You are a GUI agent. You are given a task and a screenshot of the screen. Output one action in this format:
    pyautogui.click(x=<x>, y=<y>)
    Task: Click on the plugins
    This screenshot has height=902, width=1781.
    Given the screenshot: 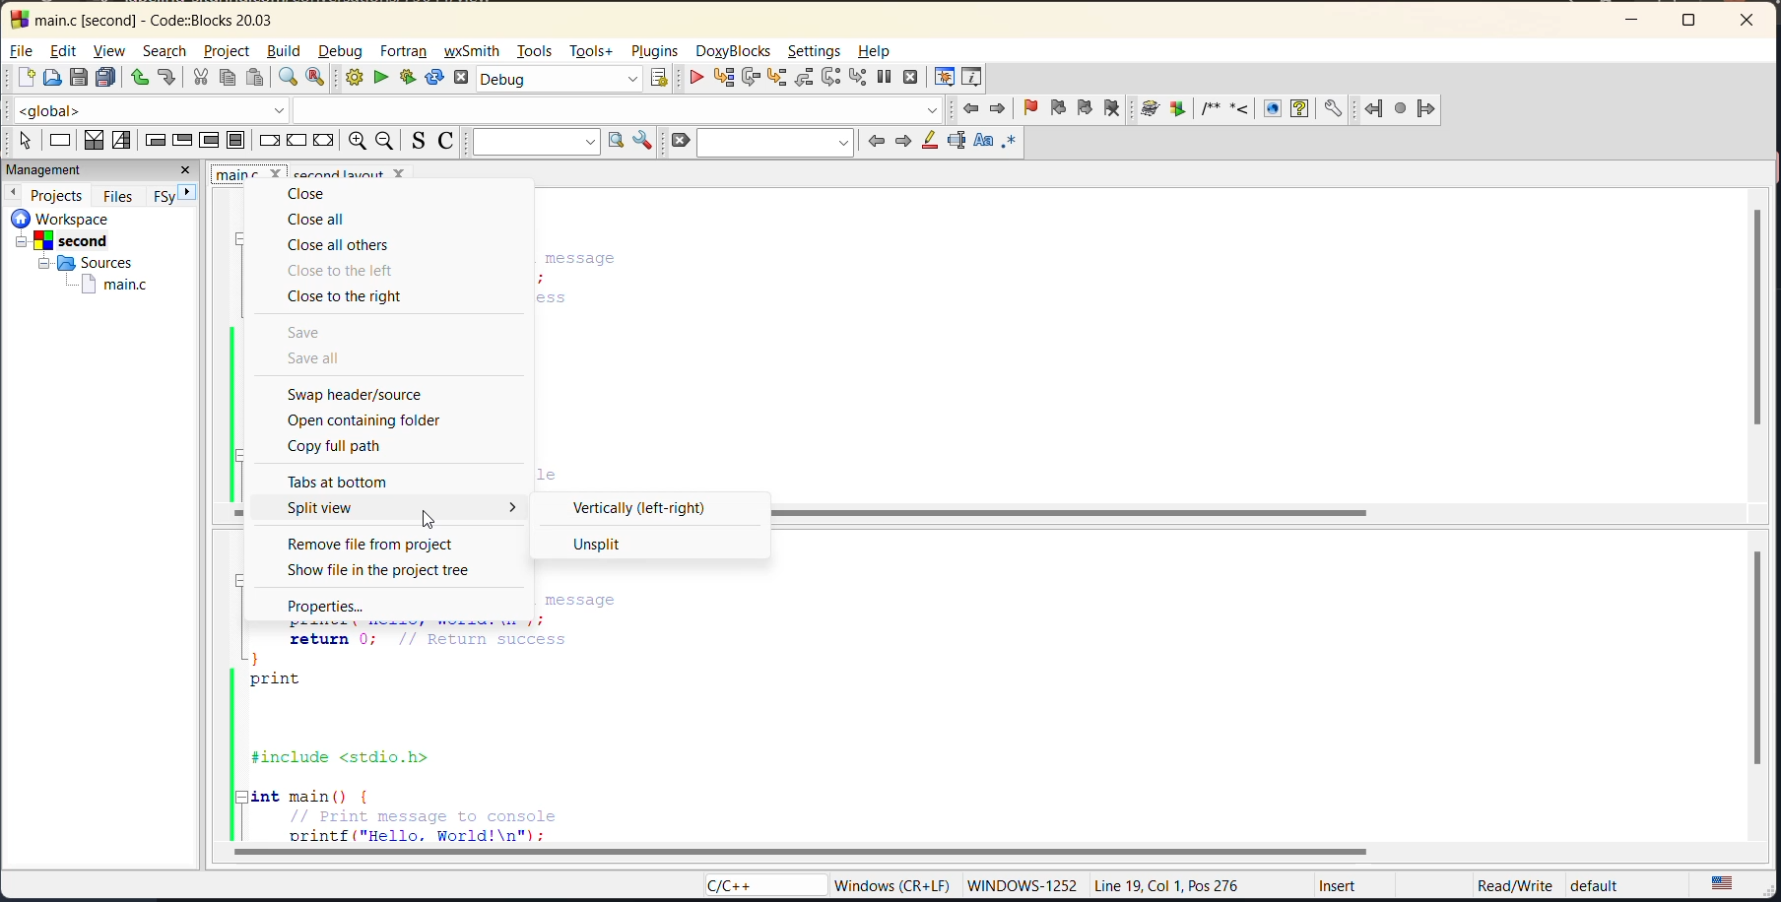 What is the action you would take?
    pyautogui.click(x=657, y=49)
    